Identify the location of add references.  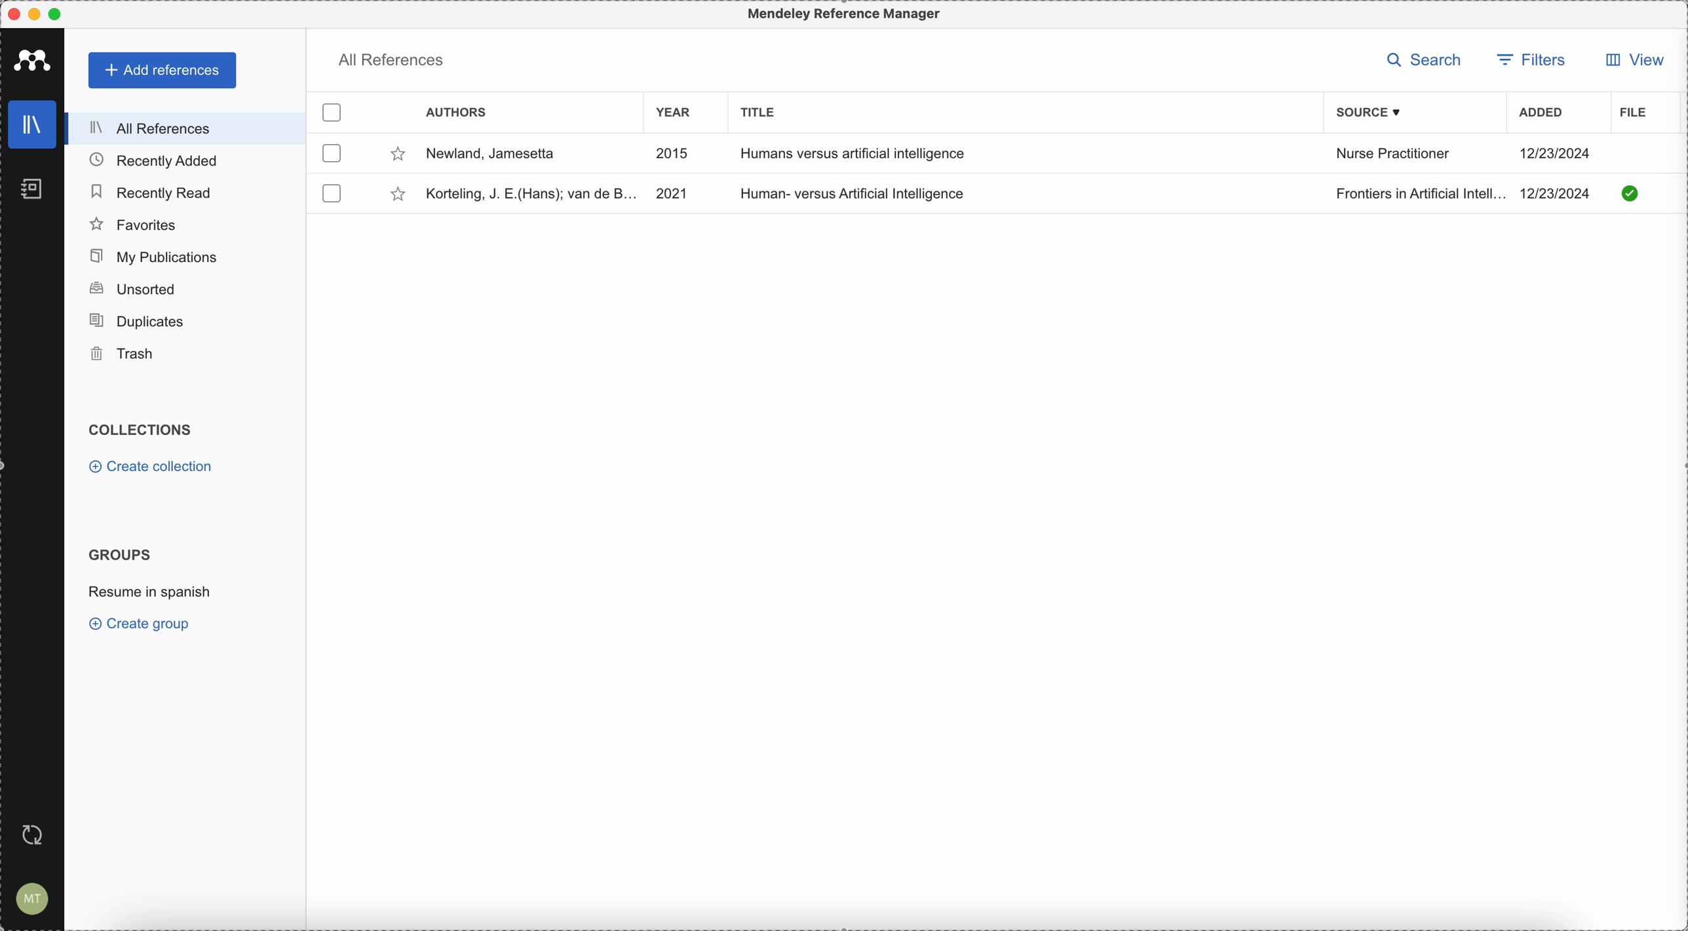
(163, 71).